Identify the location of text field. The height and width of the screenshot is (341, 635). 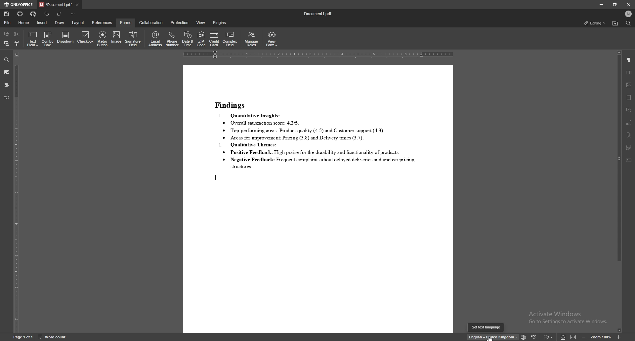
(33, 39).